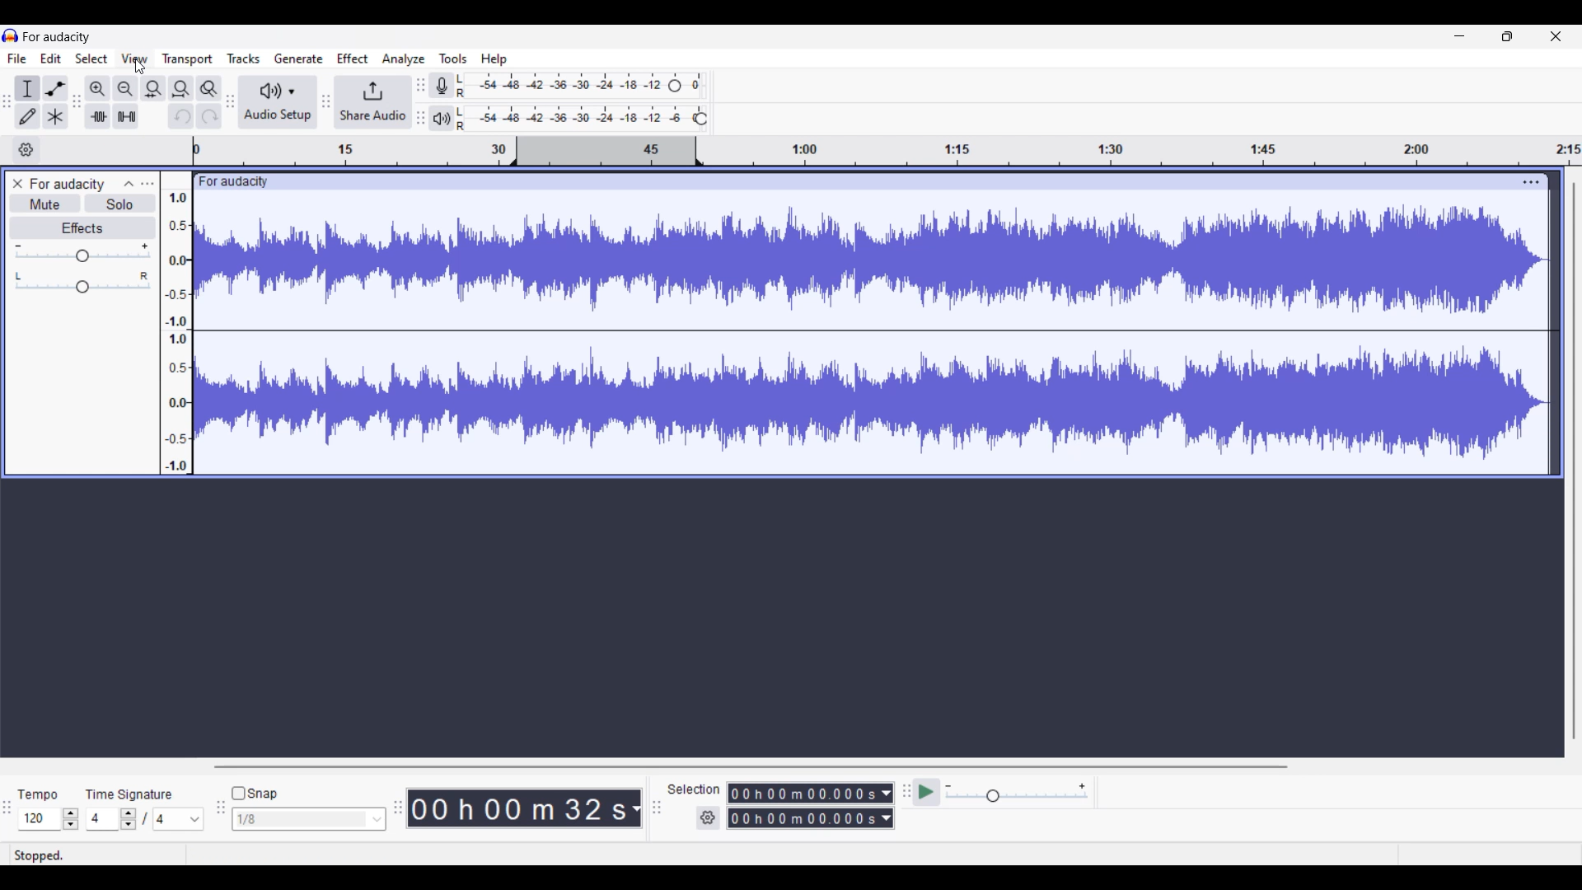 The height and width of the screenshot is (890, 1582). What do you see at coordinates (28, 116) in the screenshot?
I see `Draw tool` at bounding box center [28, 116].